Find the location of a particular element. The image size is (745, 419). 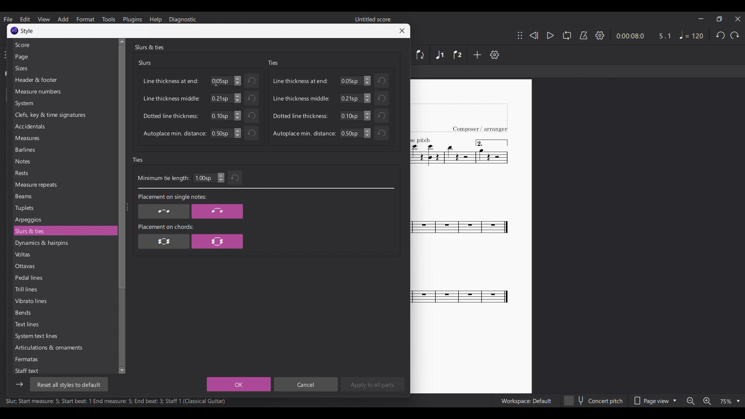

Diagnostic menu is located at coordinates (182, 20).